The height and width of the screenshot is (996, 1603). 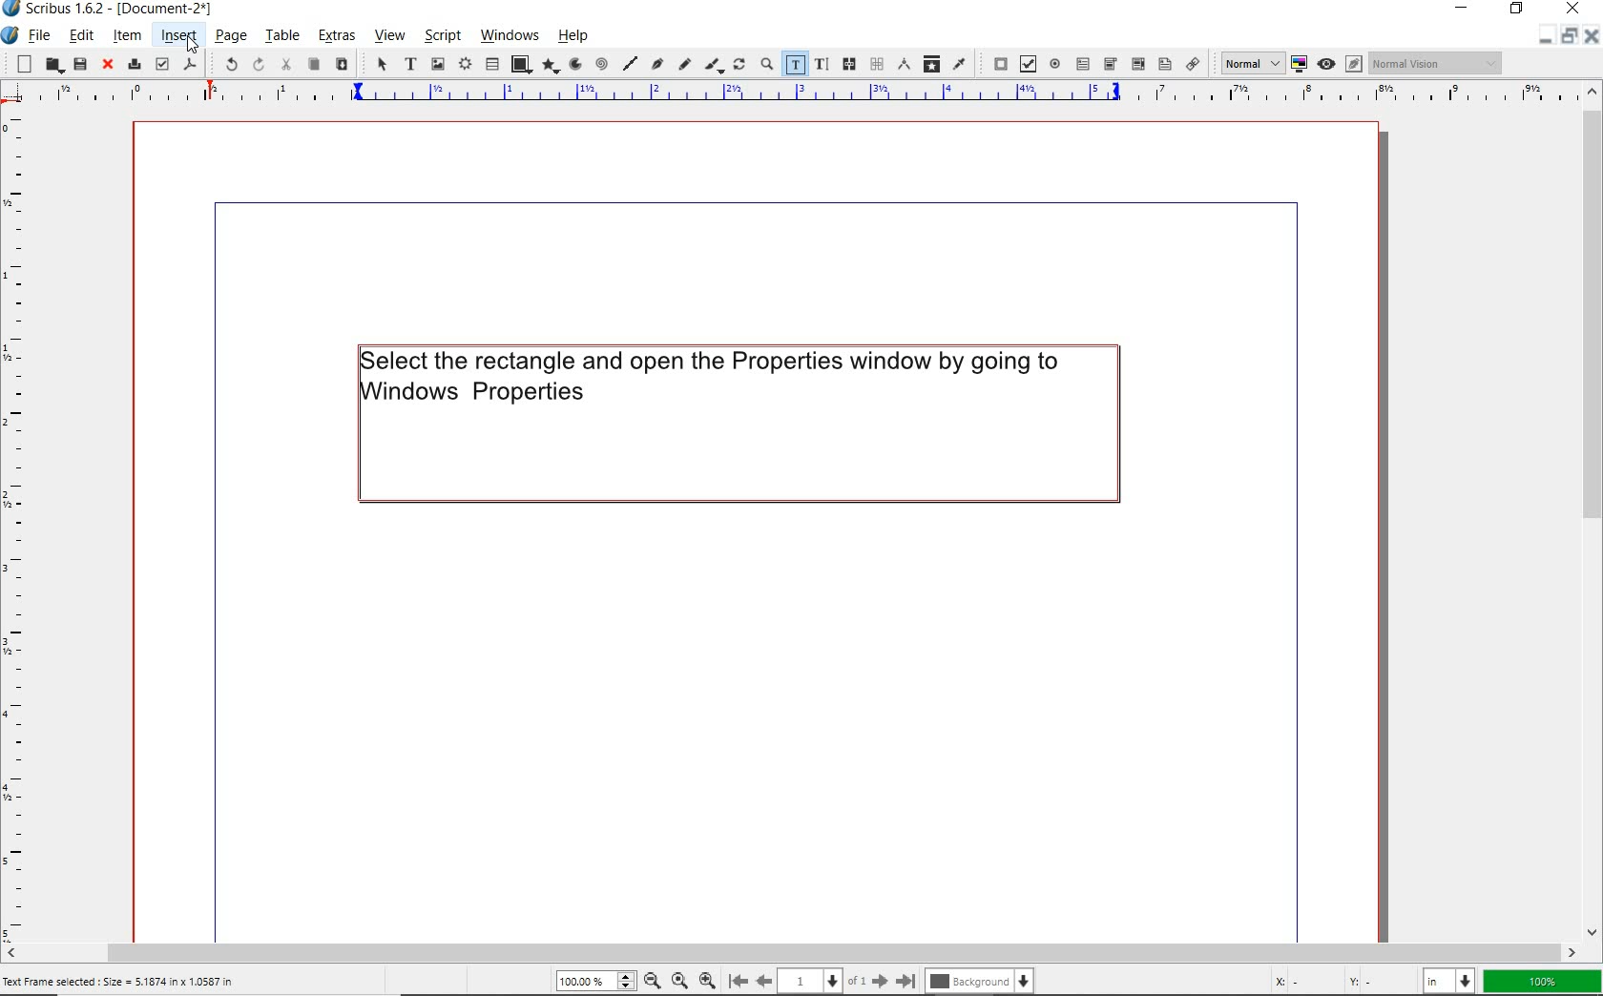 What do you see at coordinates (906, 980) in the screenshot?
I see `go to last [page` at bounding box center [906, 980].